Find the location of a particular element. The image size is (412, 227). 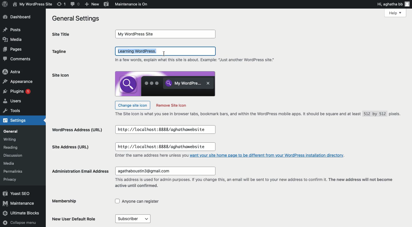

Media is located at coordinates (12, 39).